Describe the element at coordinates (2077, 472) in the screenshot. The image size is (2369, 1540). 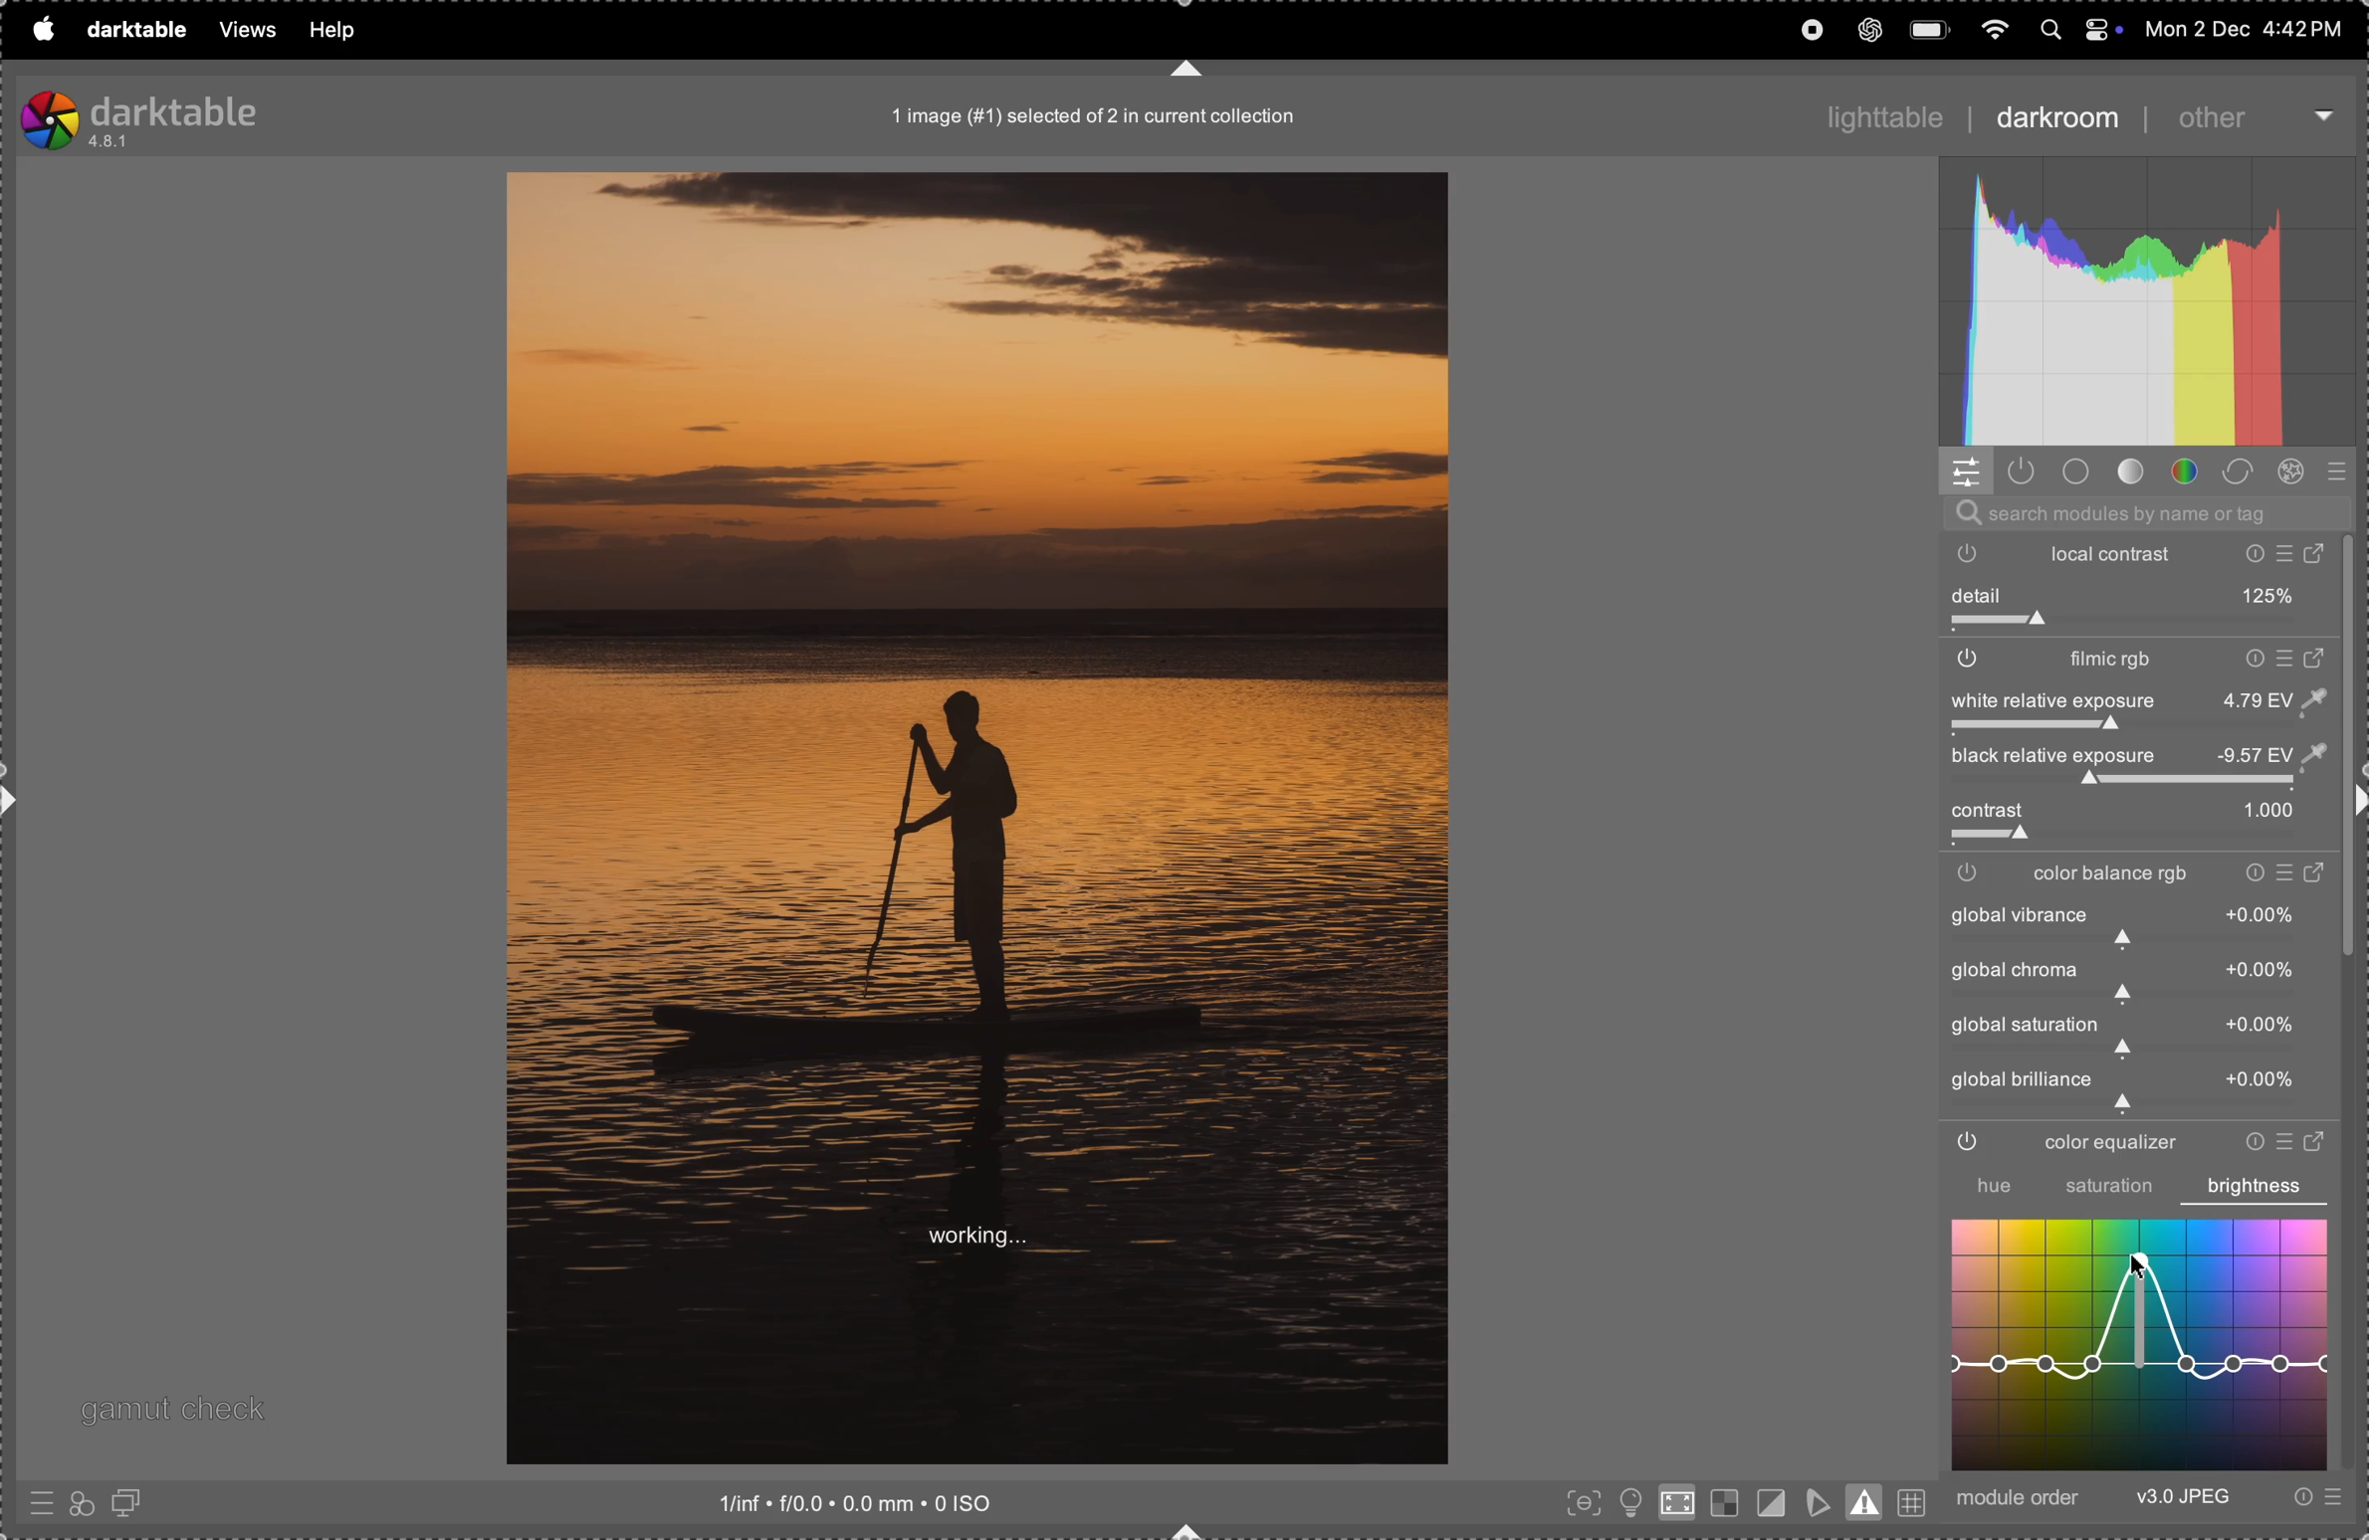
I see `base` at that location.